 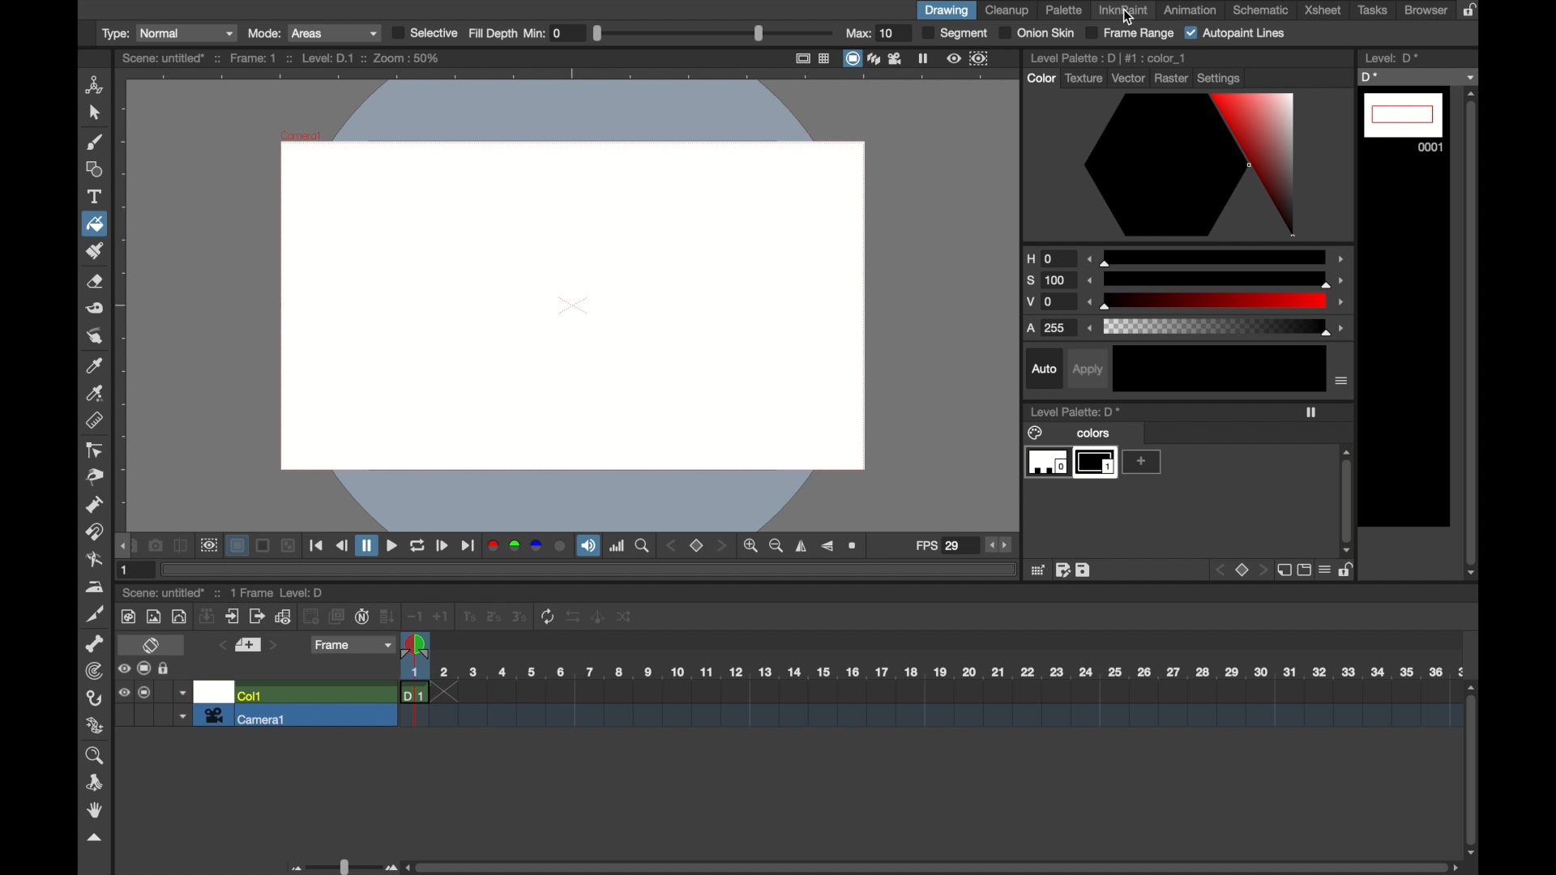 What do you see at coordinates (1129, 78) in the screenshot?
I see `vector` at bounding box center [1129, 78].